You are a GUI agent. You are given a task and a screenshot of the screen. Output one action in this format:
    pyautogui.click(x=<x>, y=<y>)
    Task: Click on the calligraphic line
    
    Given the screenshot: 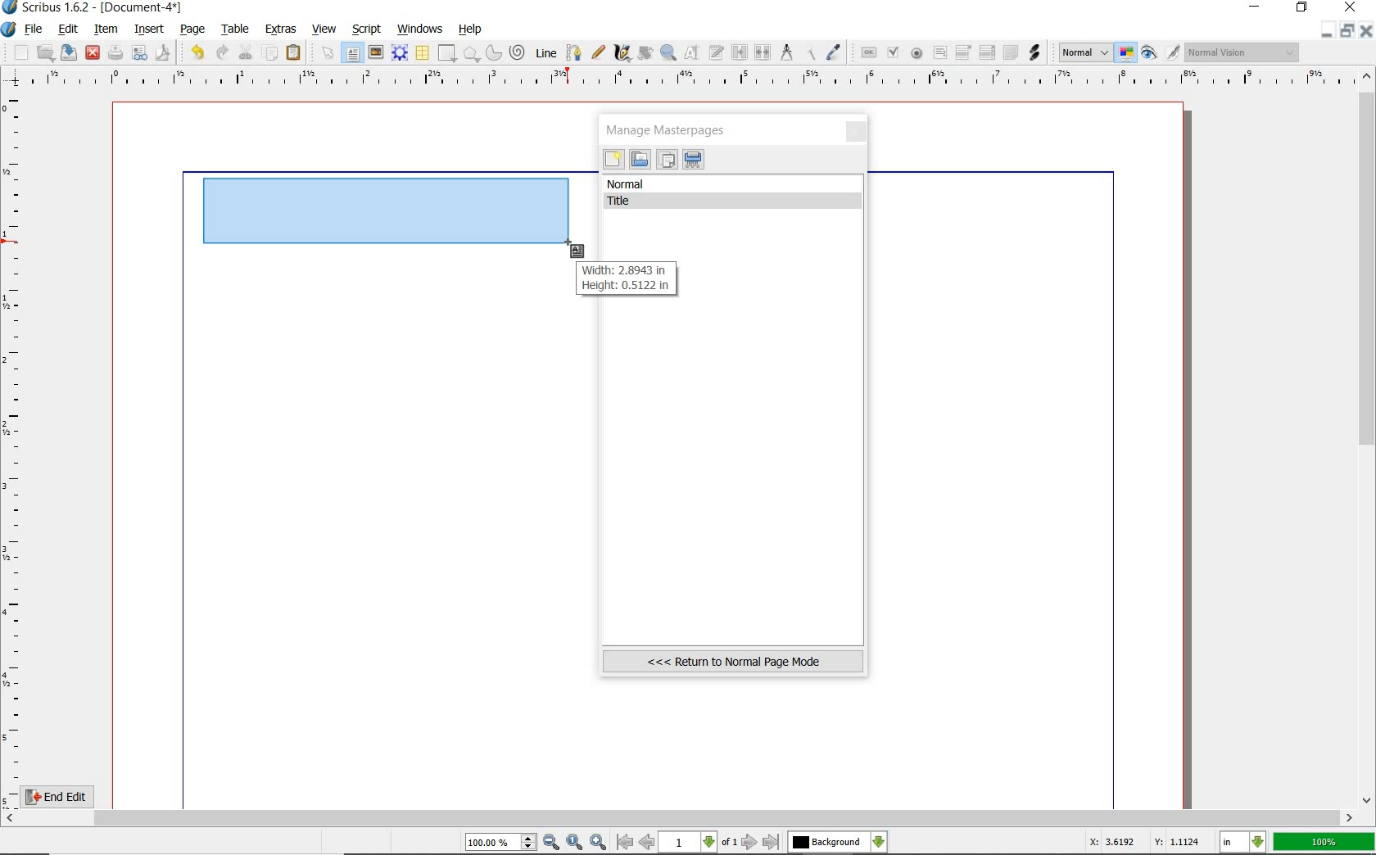 What is the action you would take?
    pyautogui.click(x=622, y=53)
    